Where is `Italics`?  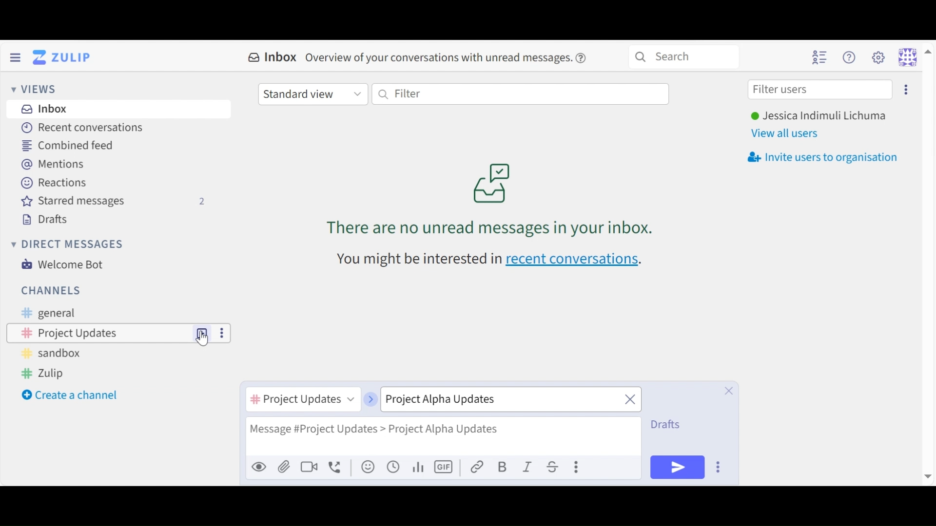 Italics is located at coordinates (528, 466).